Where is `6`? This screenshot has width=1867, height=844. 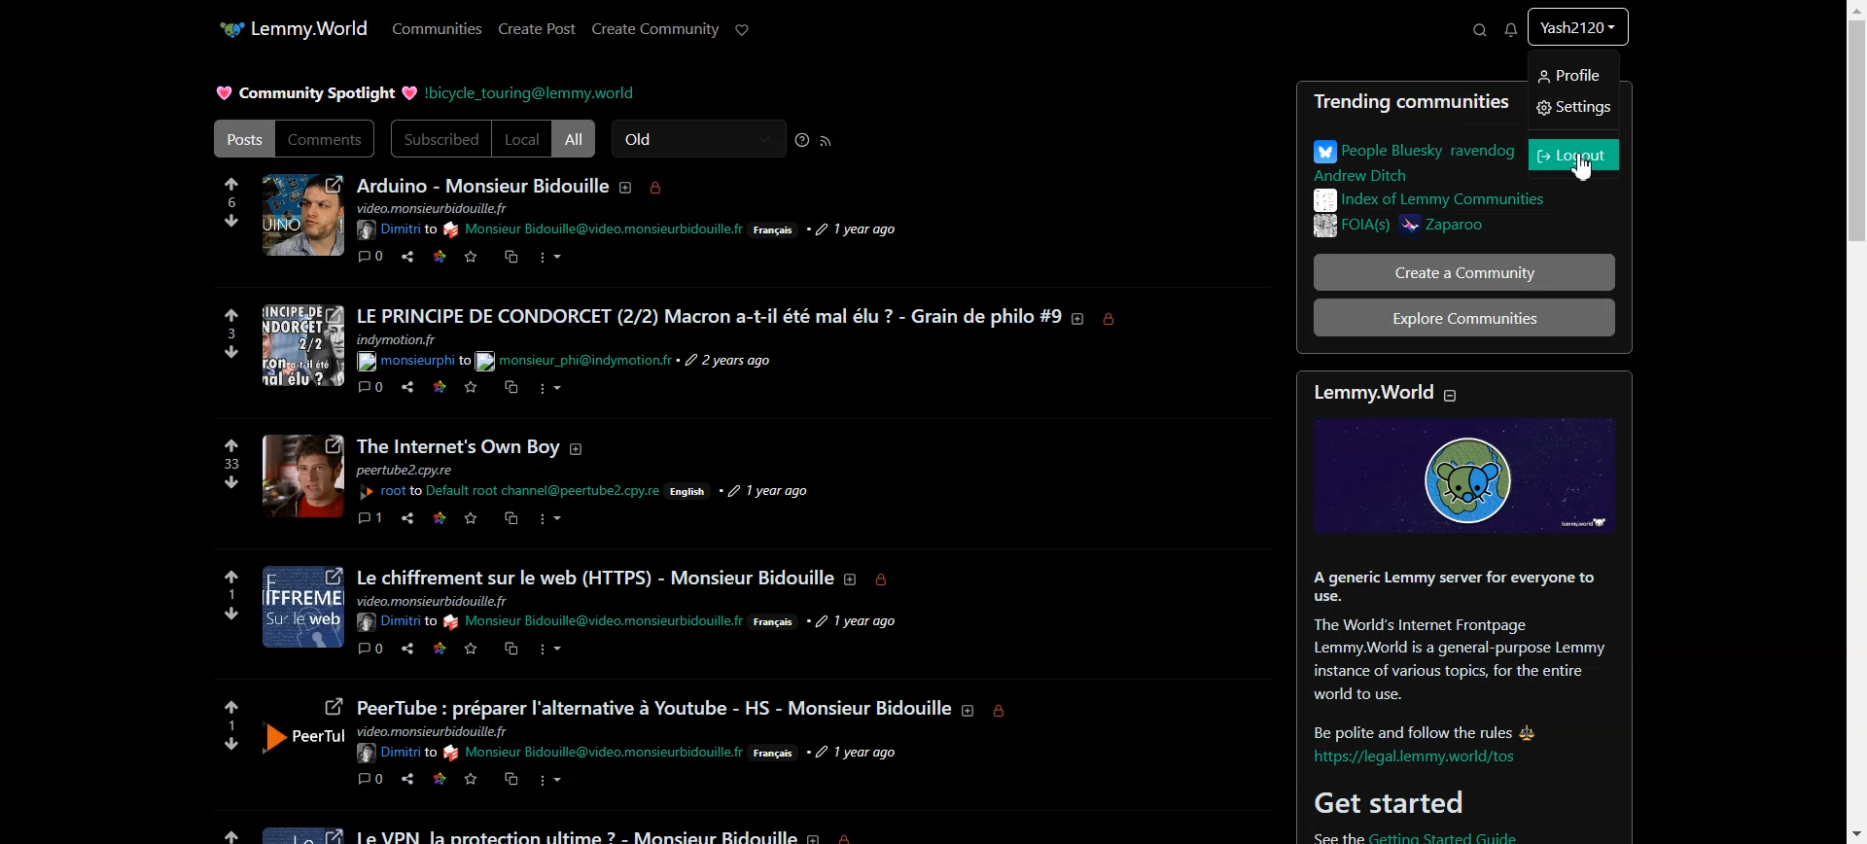
6 is located at coordinates (231, 200).